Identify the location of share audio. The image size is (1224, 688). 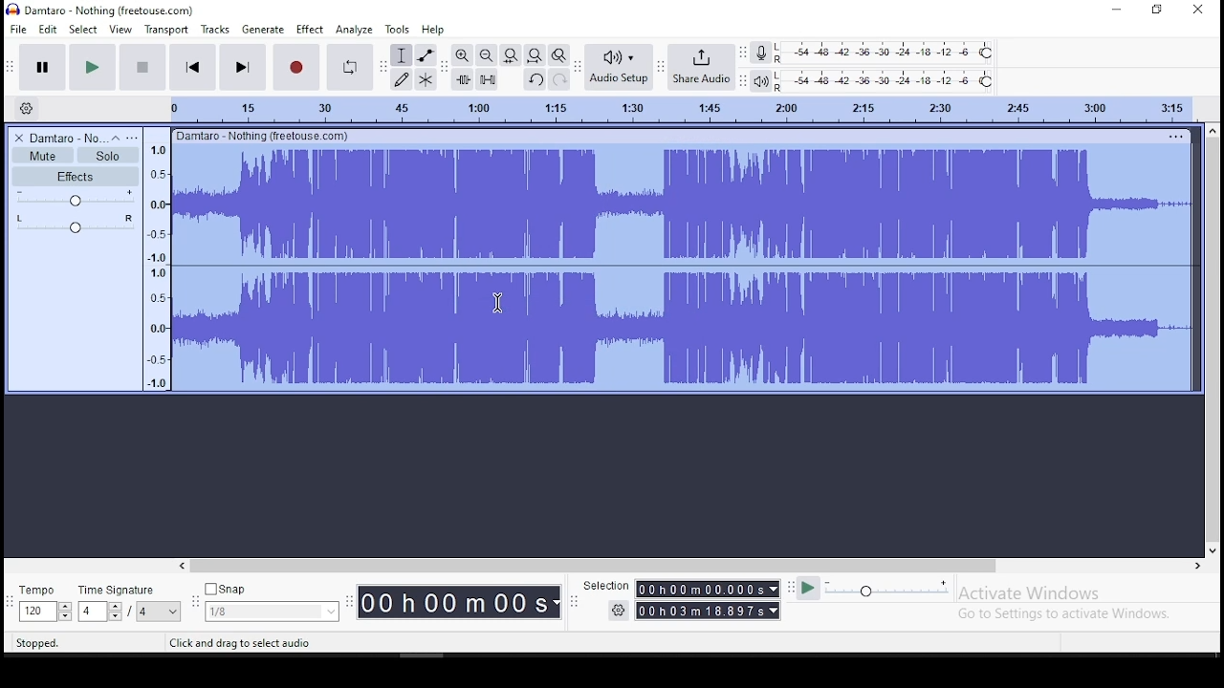
(700, 69).